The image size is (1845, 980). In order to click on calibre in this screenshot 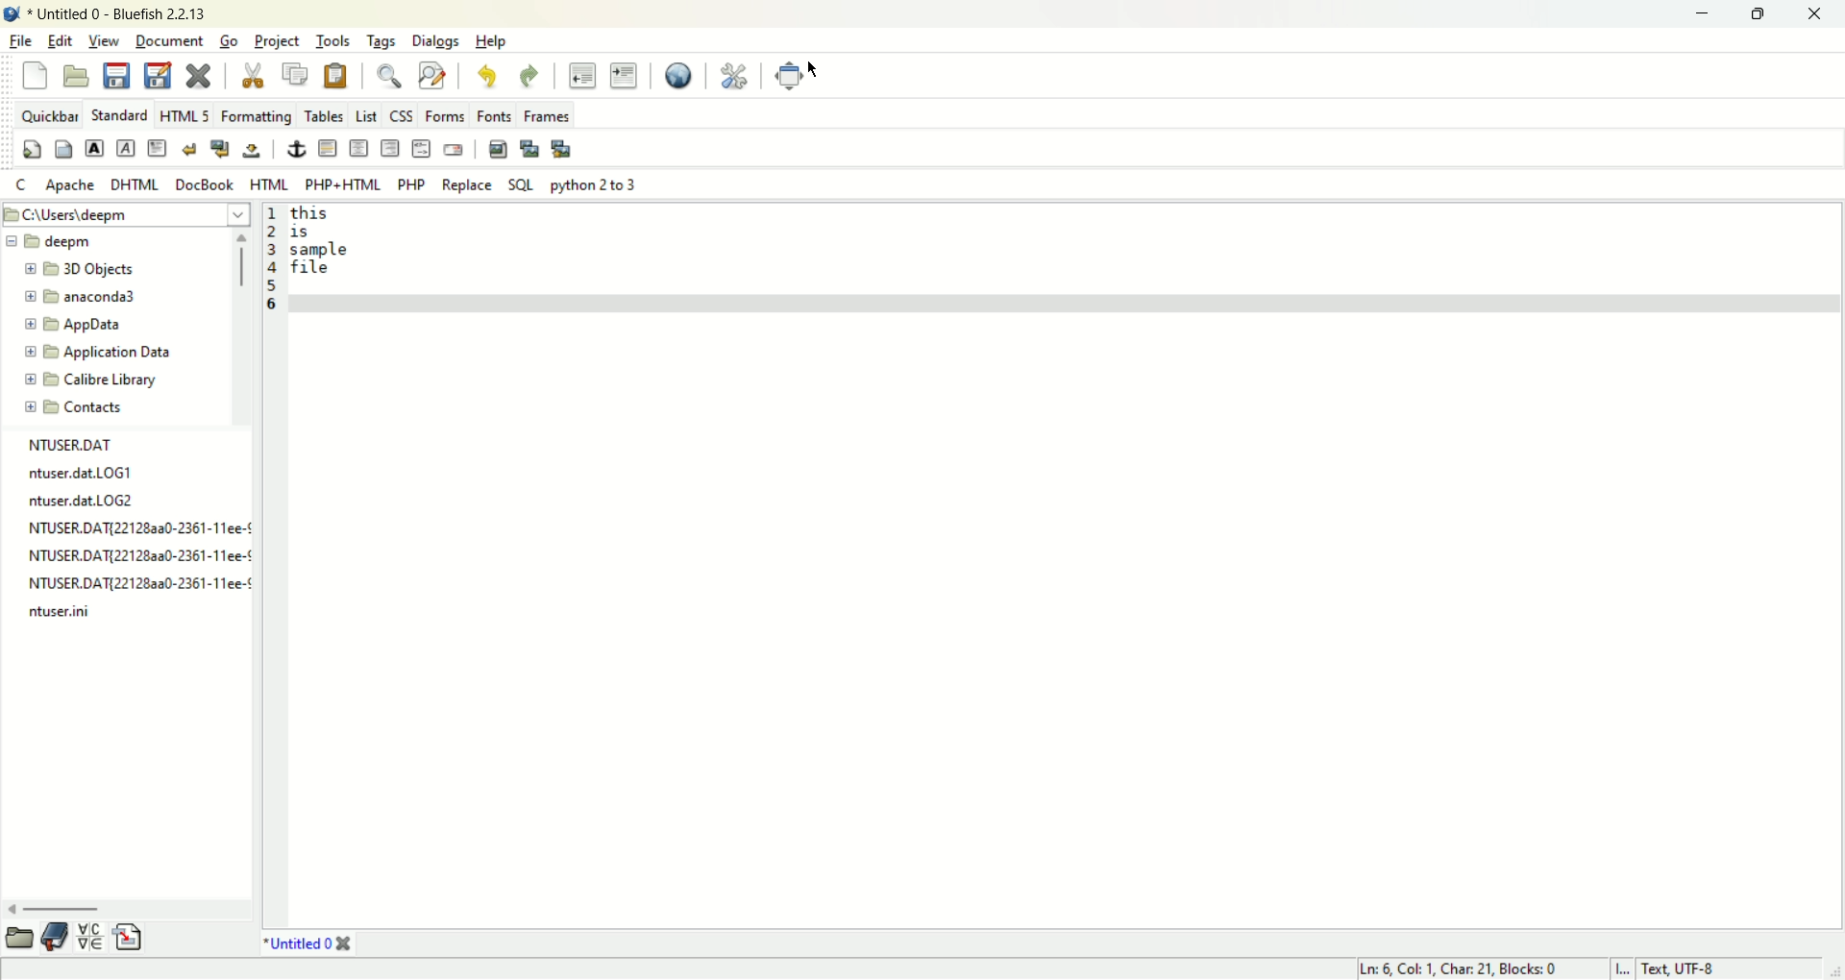, I will do `click(94, 380)`.